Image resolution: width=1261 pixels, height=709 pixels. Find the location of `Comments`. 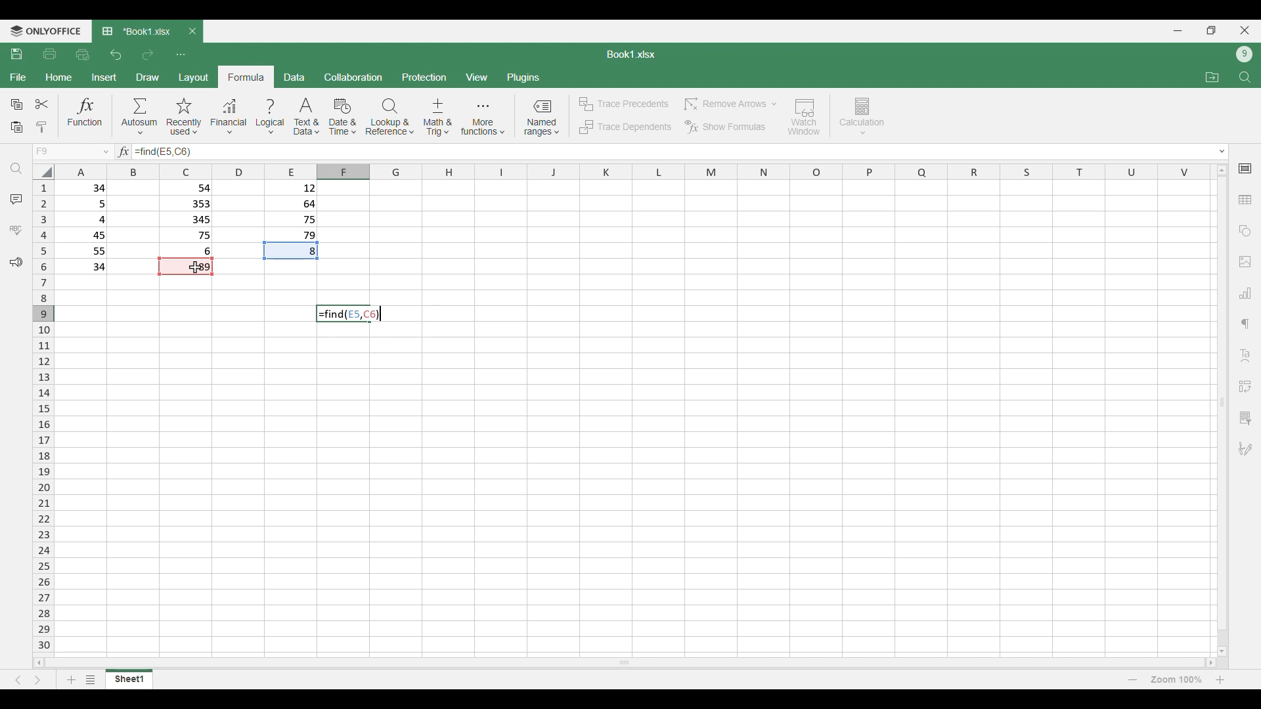

Comments is located at coordinates (16, 200).